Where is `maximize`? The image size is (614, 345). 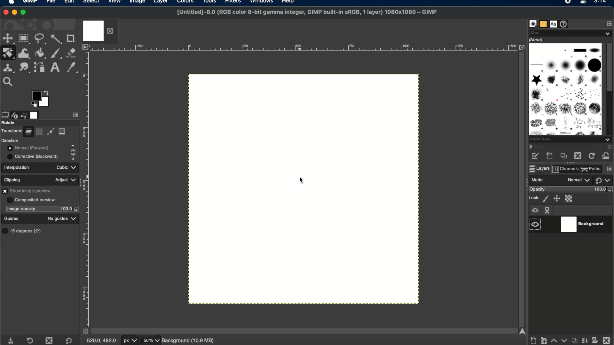
maximize is located at coordinates (25, 13).